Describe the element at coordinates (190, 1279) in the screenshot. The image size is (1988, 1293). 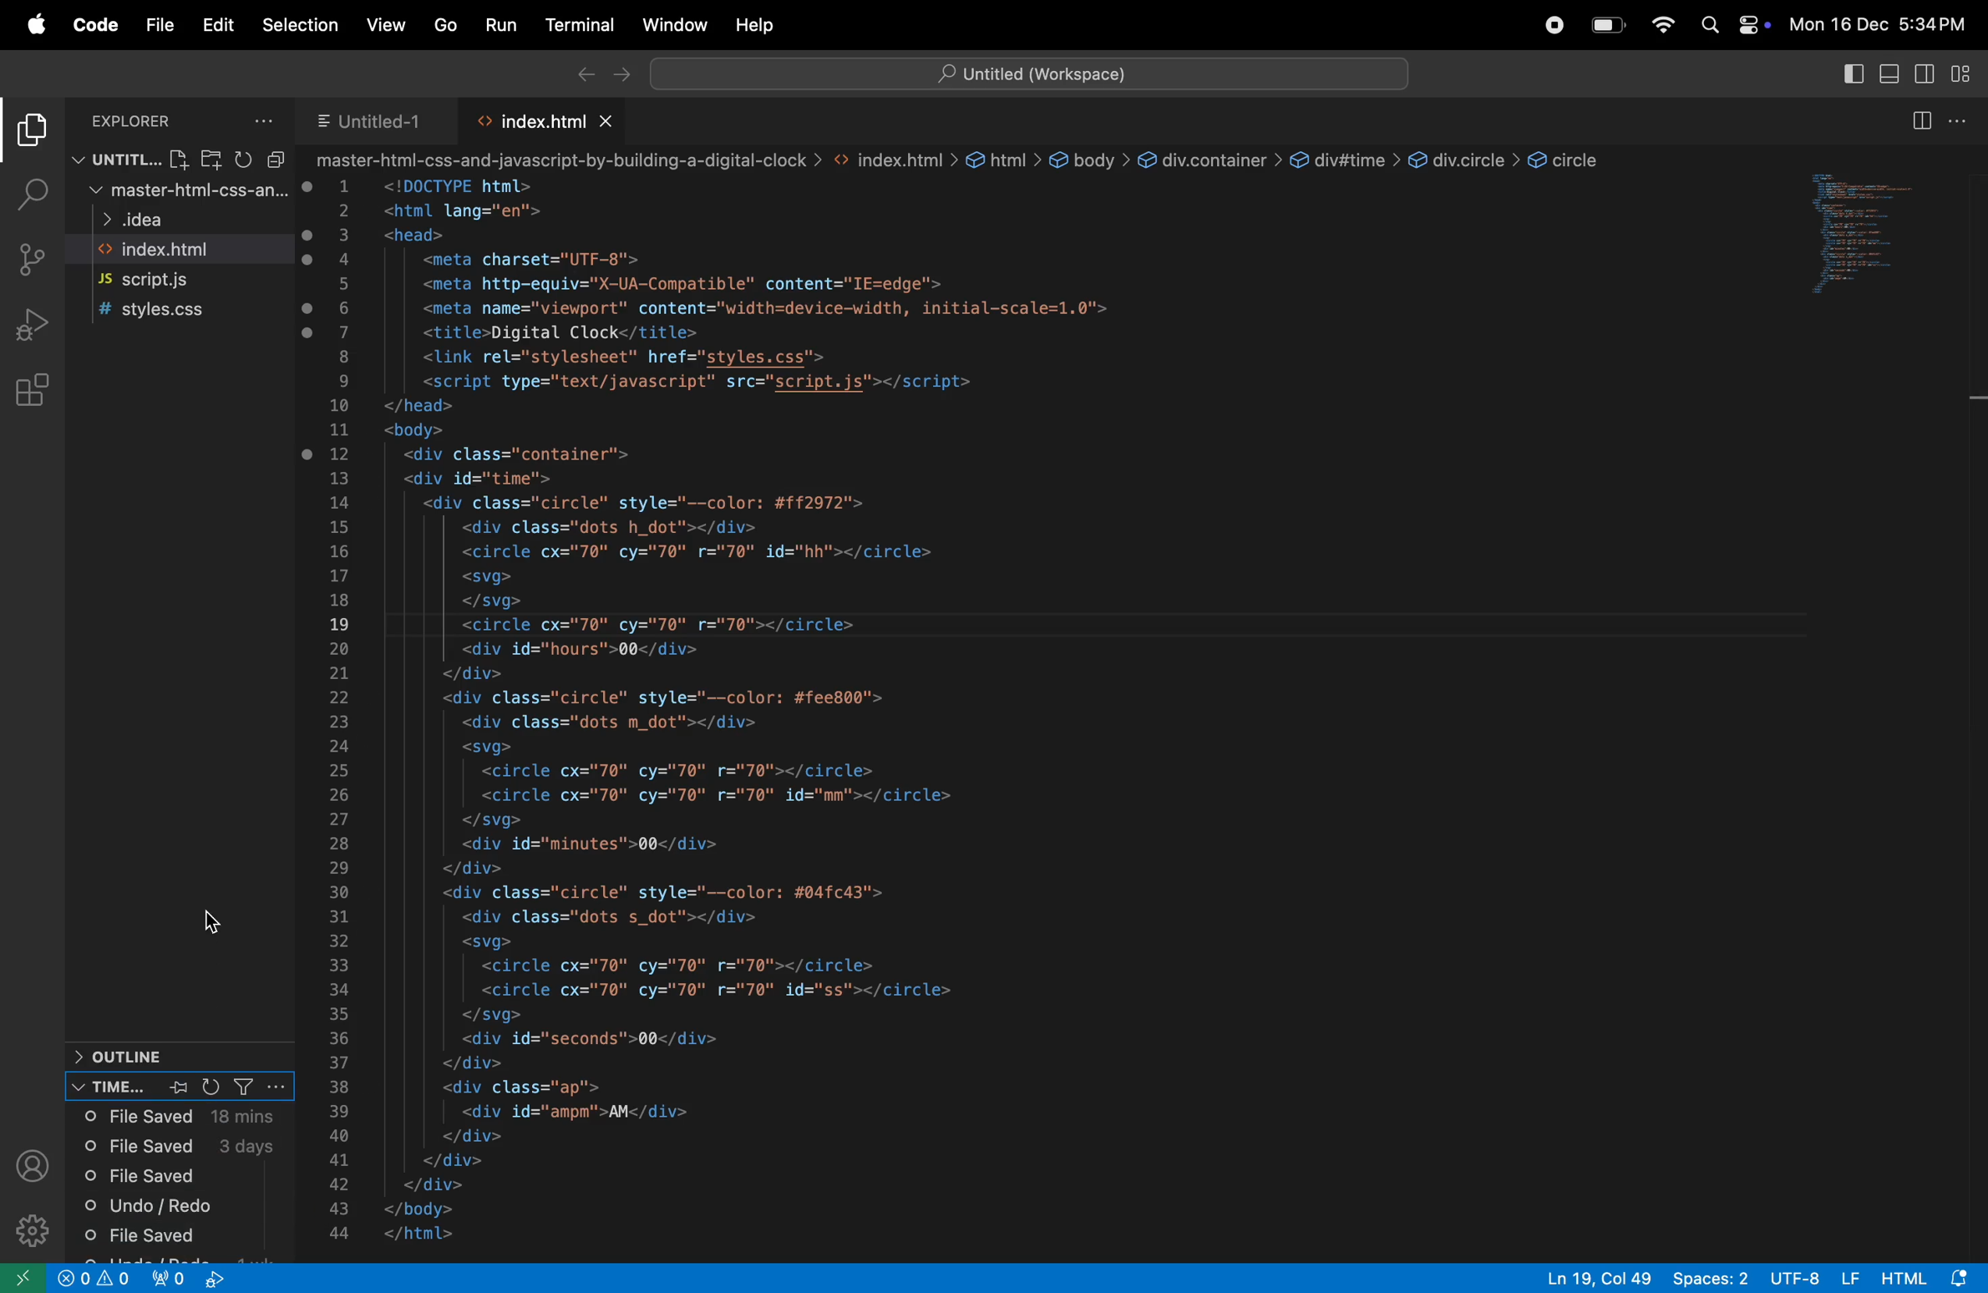
I see `view port` at that location.